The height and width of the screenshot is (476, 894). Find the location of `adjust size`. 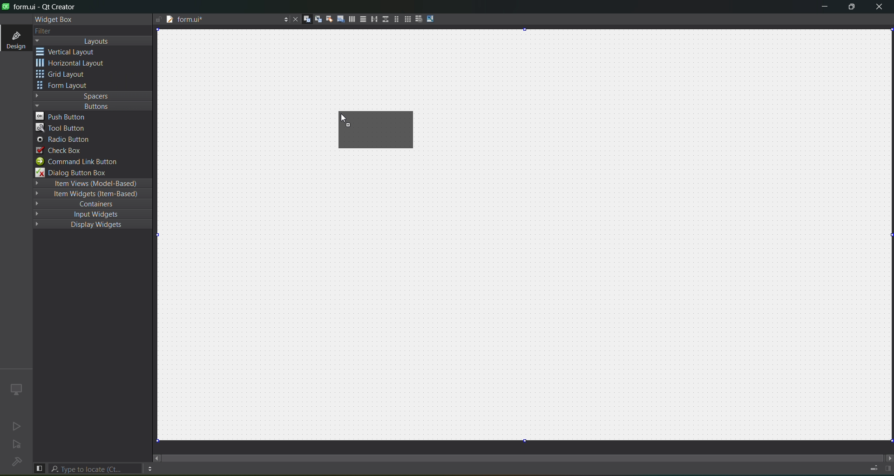

adjust size is located at coordinates (432, 19).